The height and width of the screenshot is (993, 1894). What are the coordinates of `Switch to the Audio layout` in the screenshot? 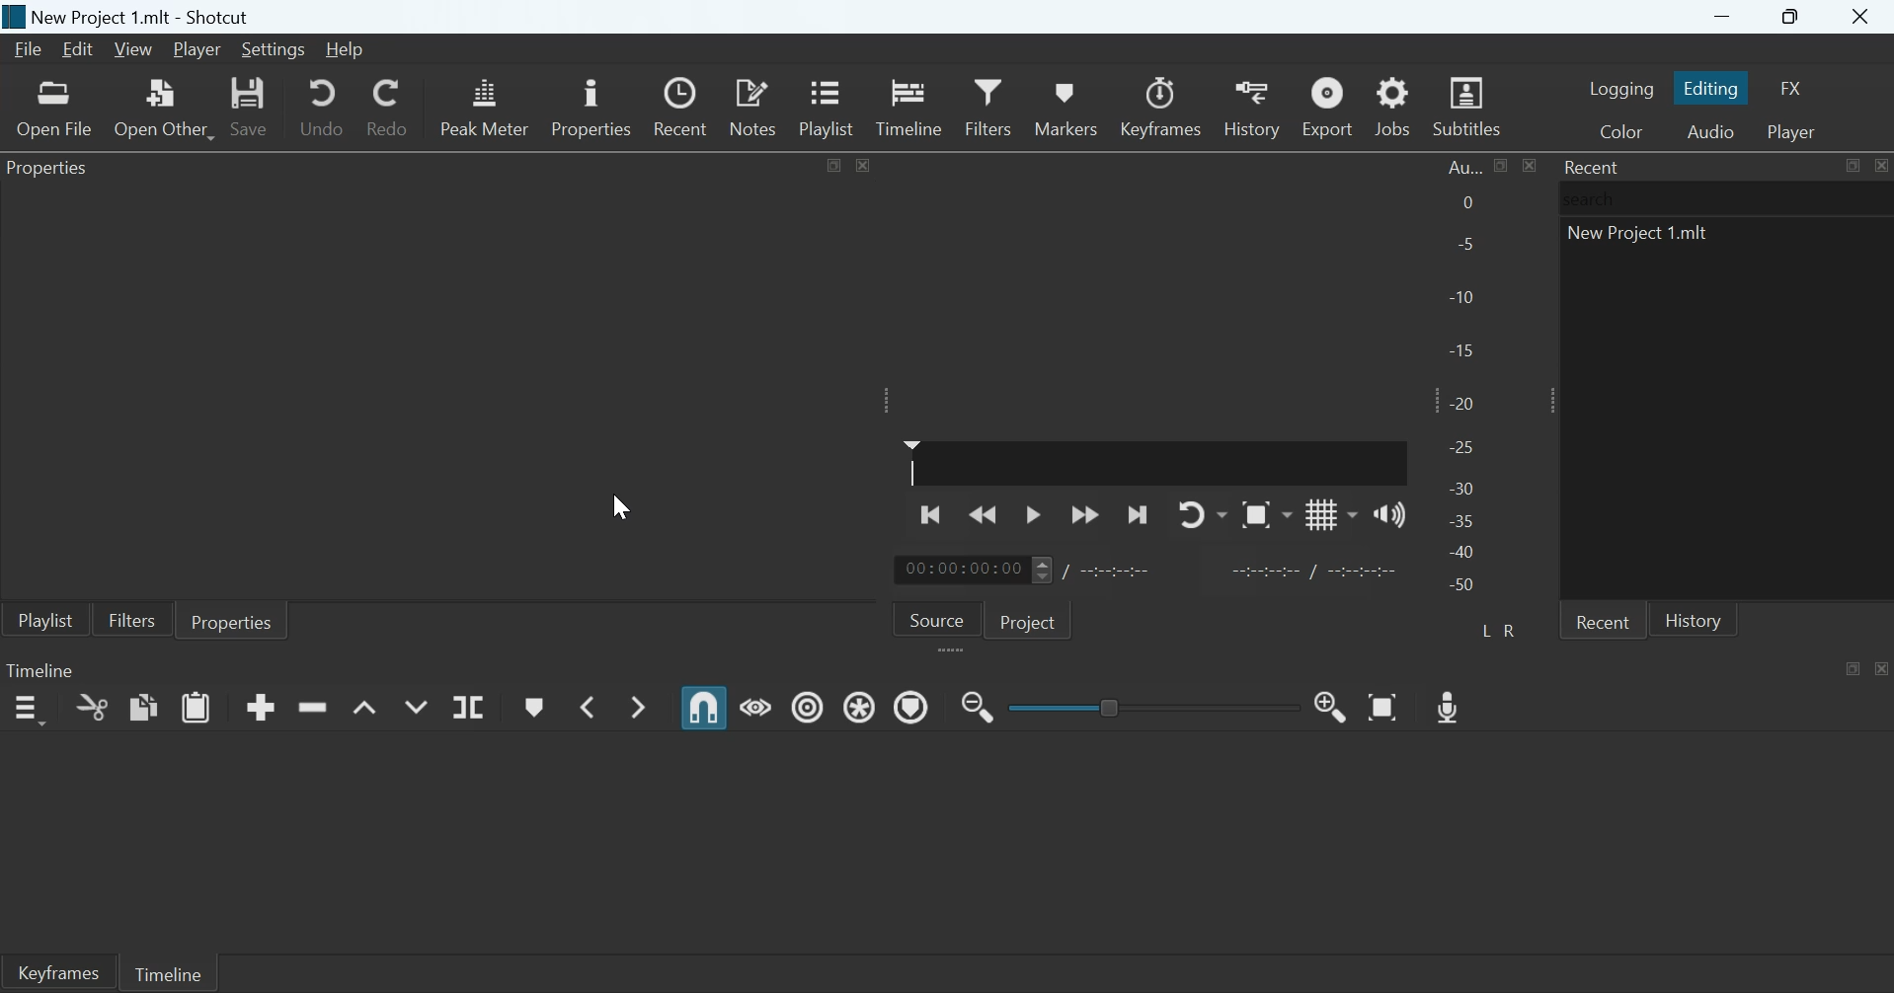 It's located at (1710, 130).